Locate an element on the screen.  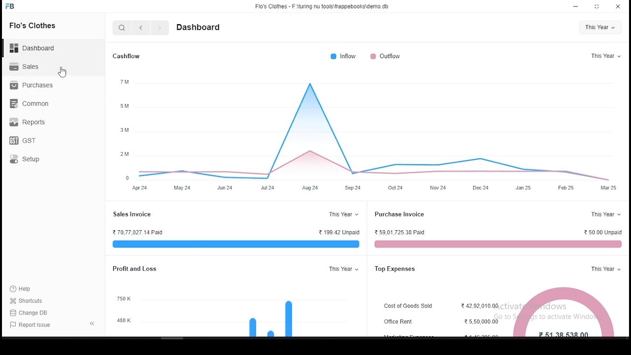
this year is located at coordinates (341, 270).